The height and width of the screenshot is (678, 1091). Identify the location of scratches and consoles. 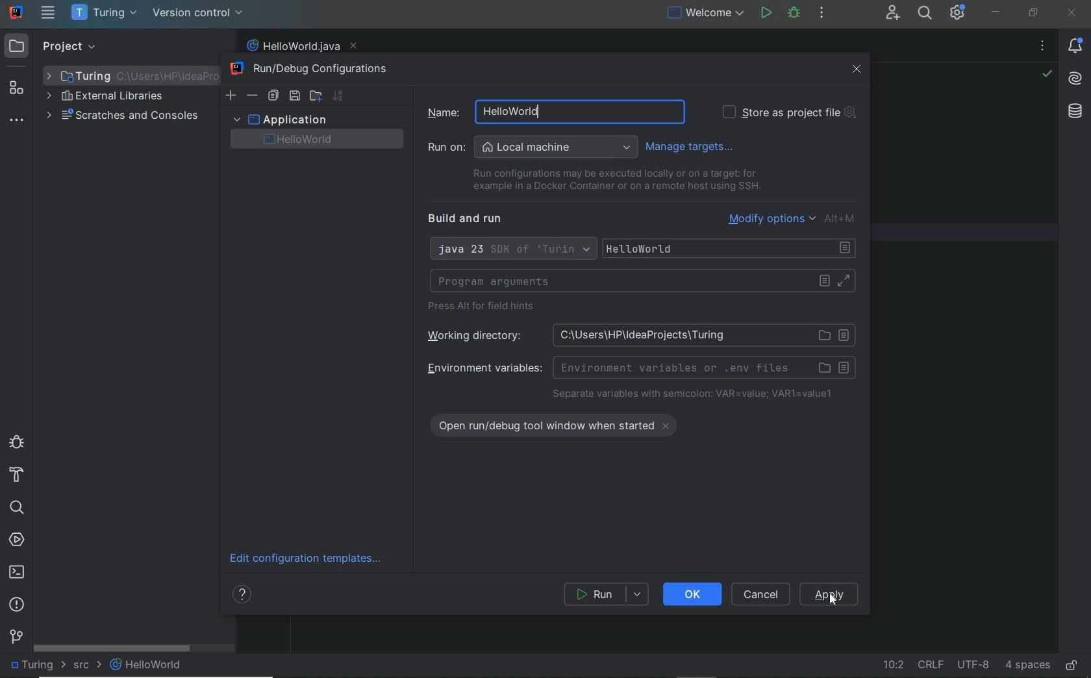
(123, 117).